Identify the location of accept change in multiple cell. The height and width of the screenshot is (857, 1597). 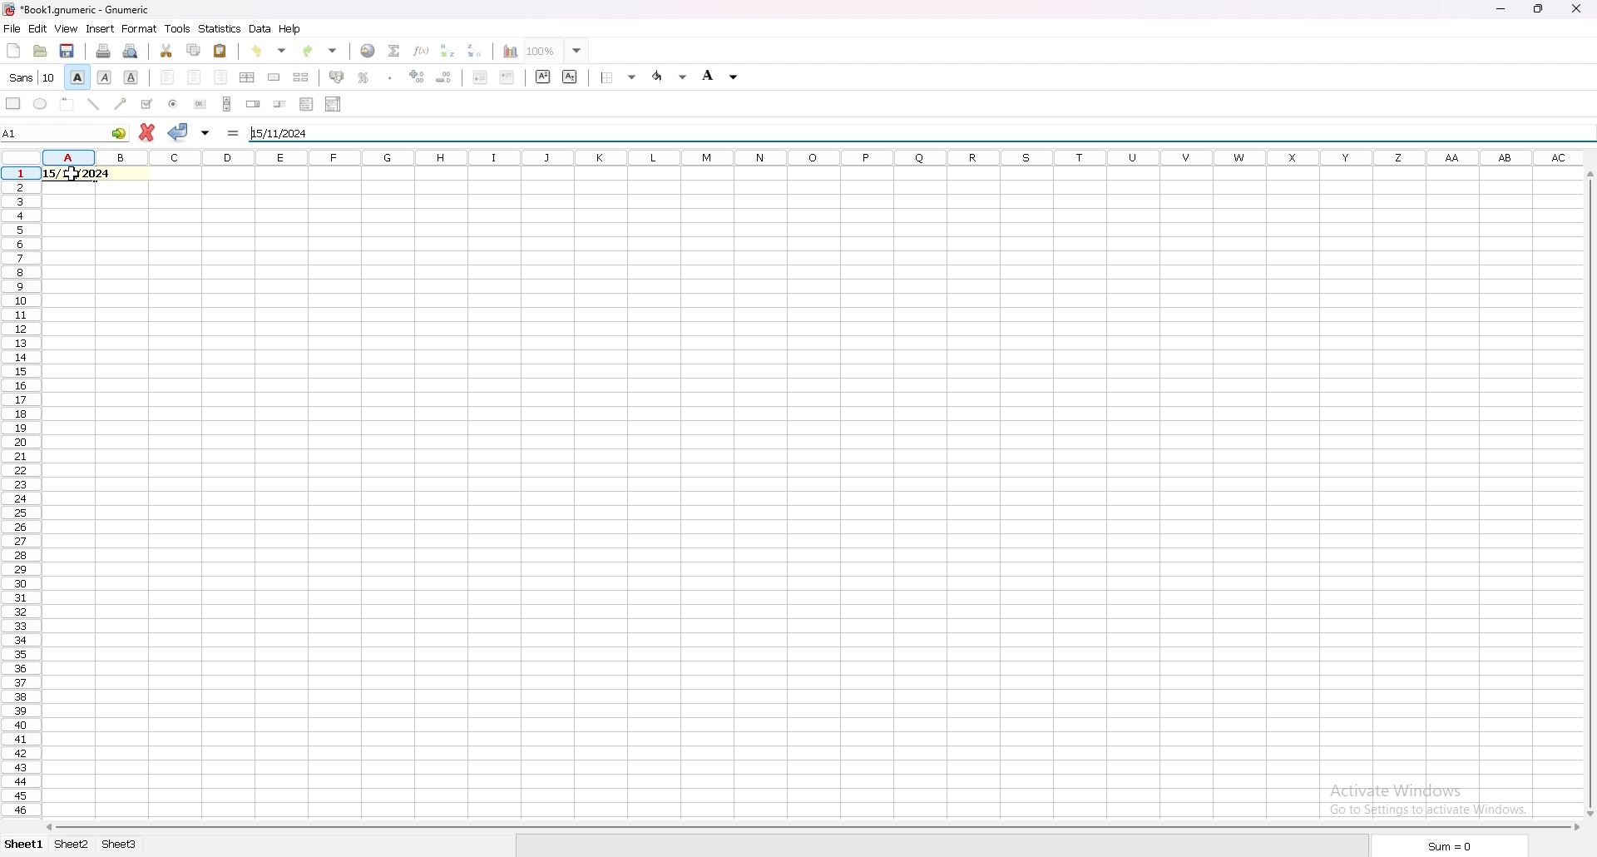
(205, 133).